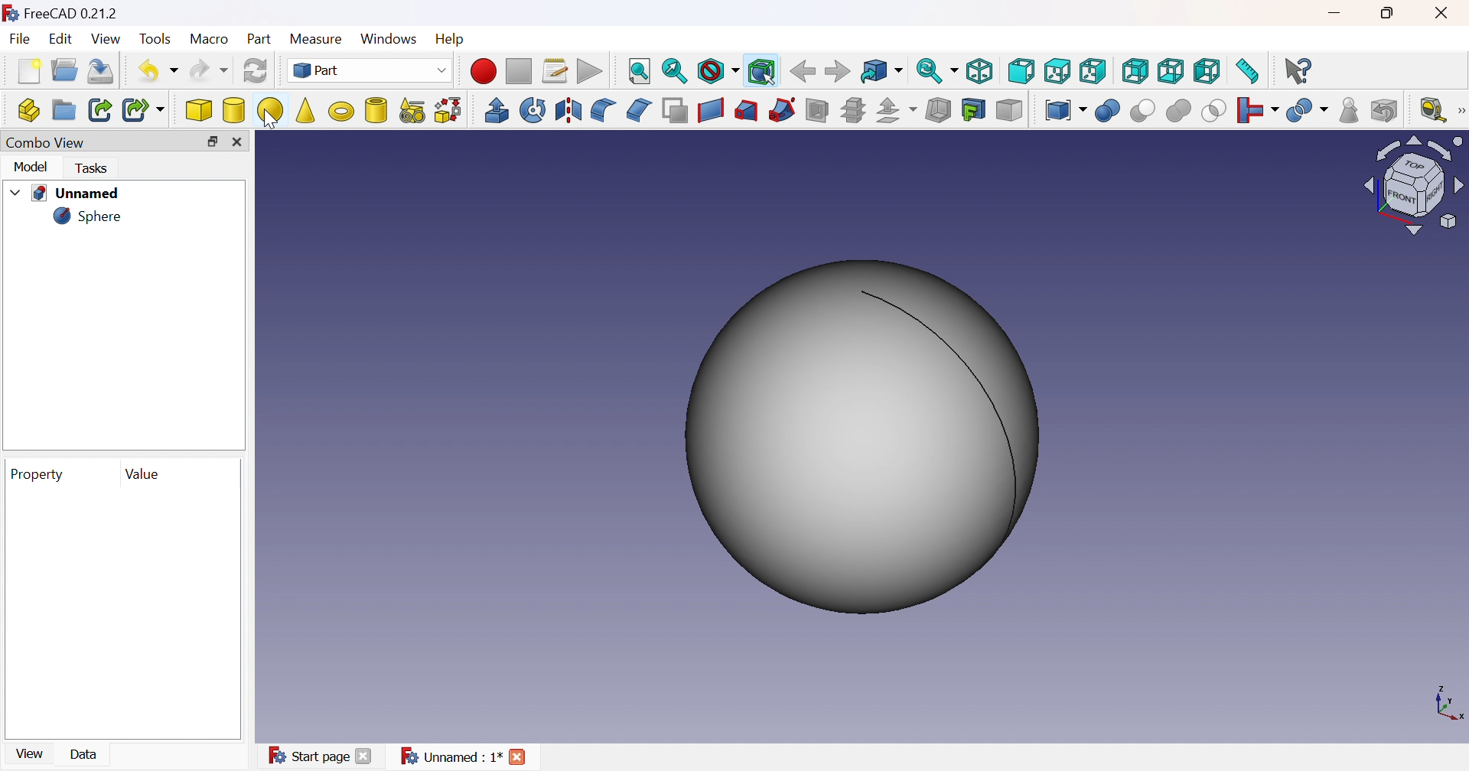 The width and height of the screenshot is (1469, 771). What do you see at coordinates (37, 476) in the screenshot?
I see `Property` at bounding box center [37, 476].